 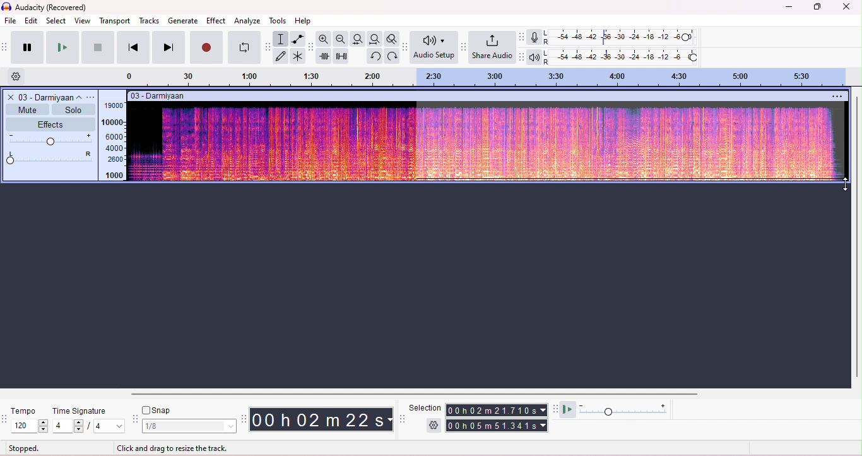 I want to click on title, so click(x=46, y=8).